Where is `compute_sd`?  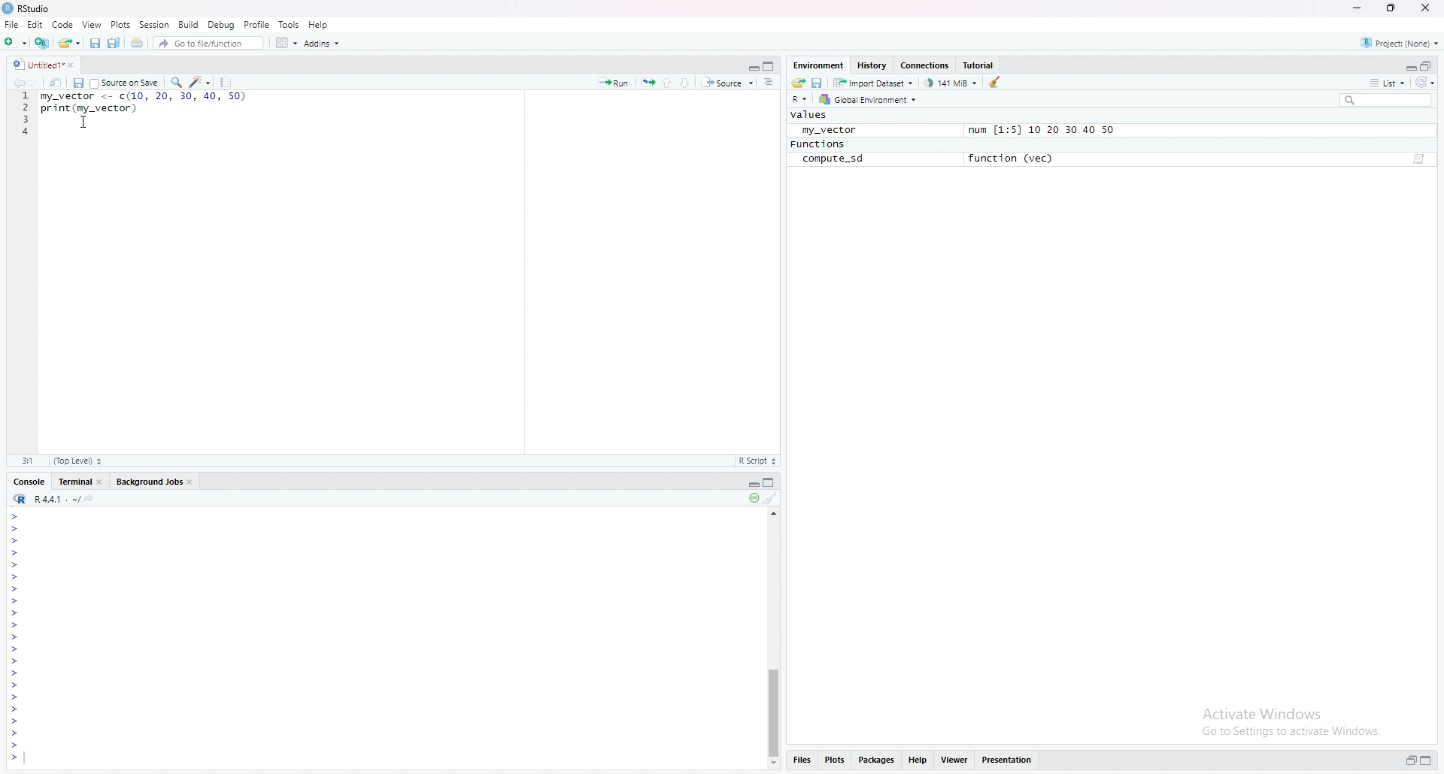 compute_sd is located at coordinates (833, 159).